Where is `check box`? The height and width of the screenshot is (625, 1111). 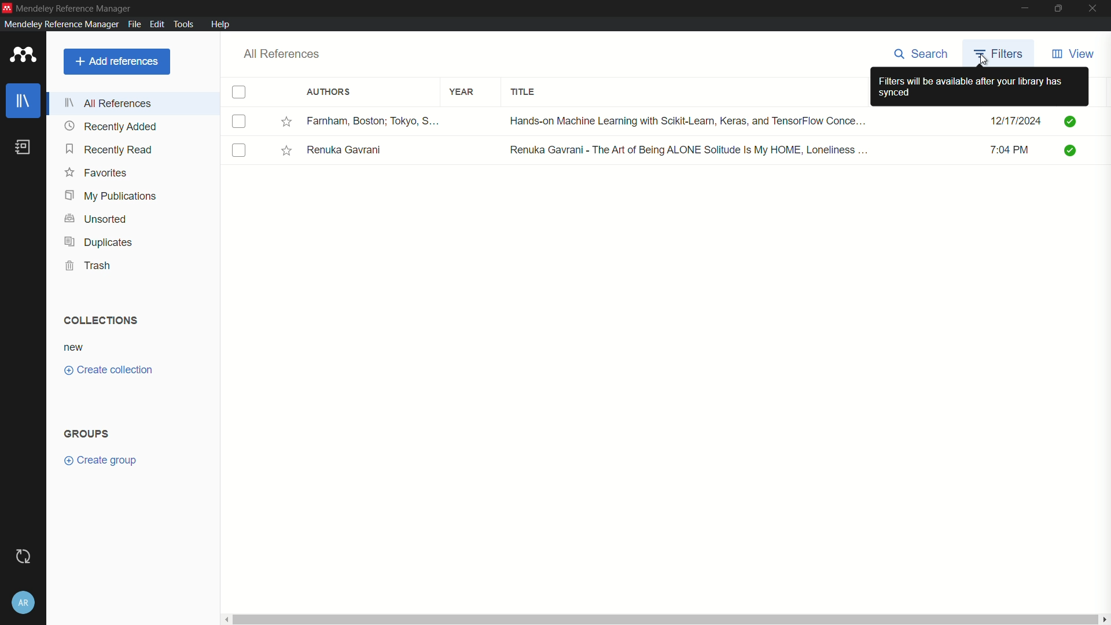
check box is located at coordinates (241, 122).